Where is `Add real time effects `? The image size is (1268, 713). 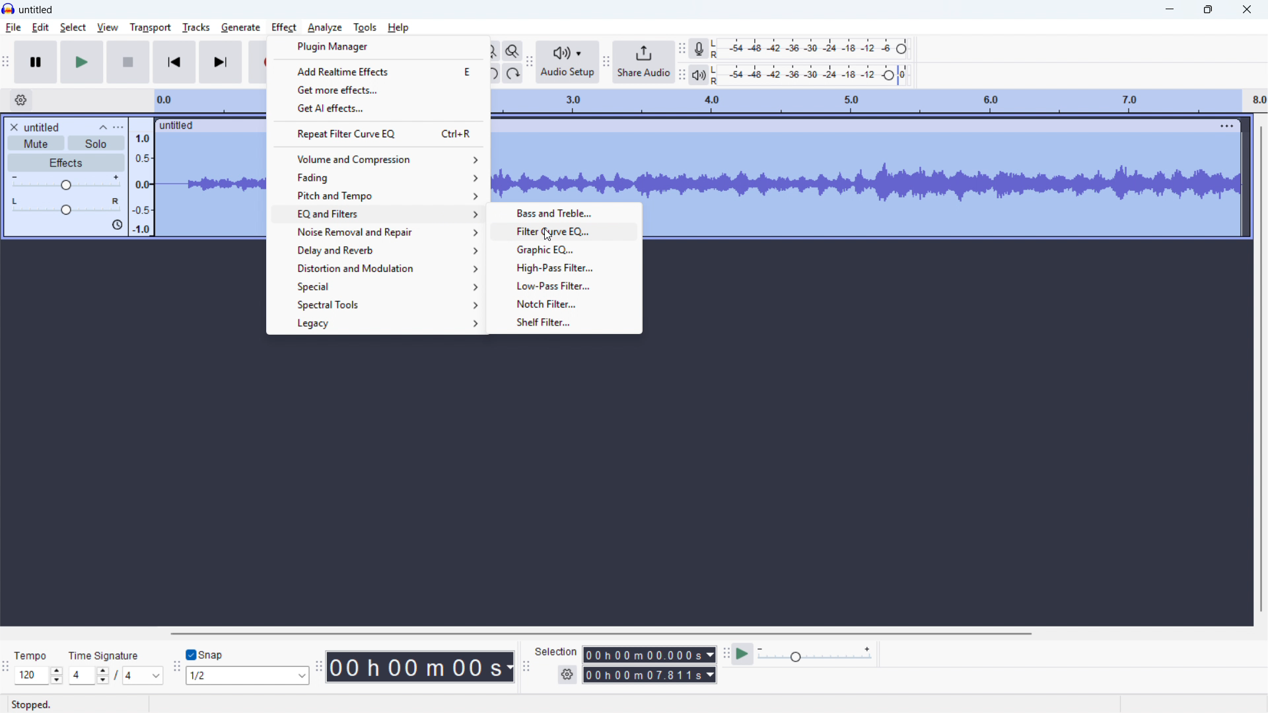 Add real time effects  is located at coordinates (375, 71).